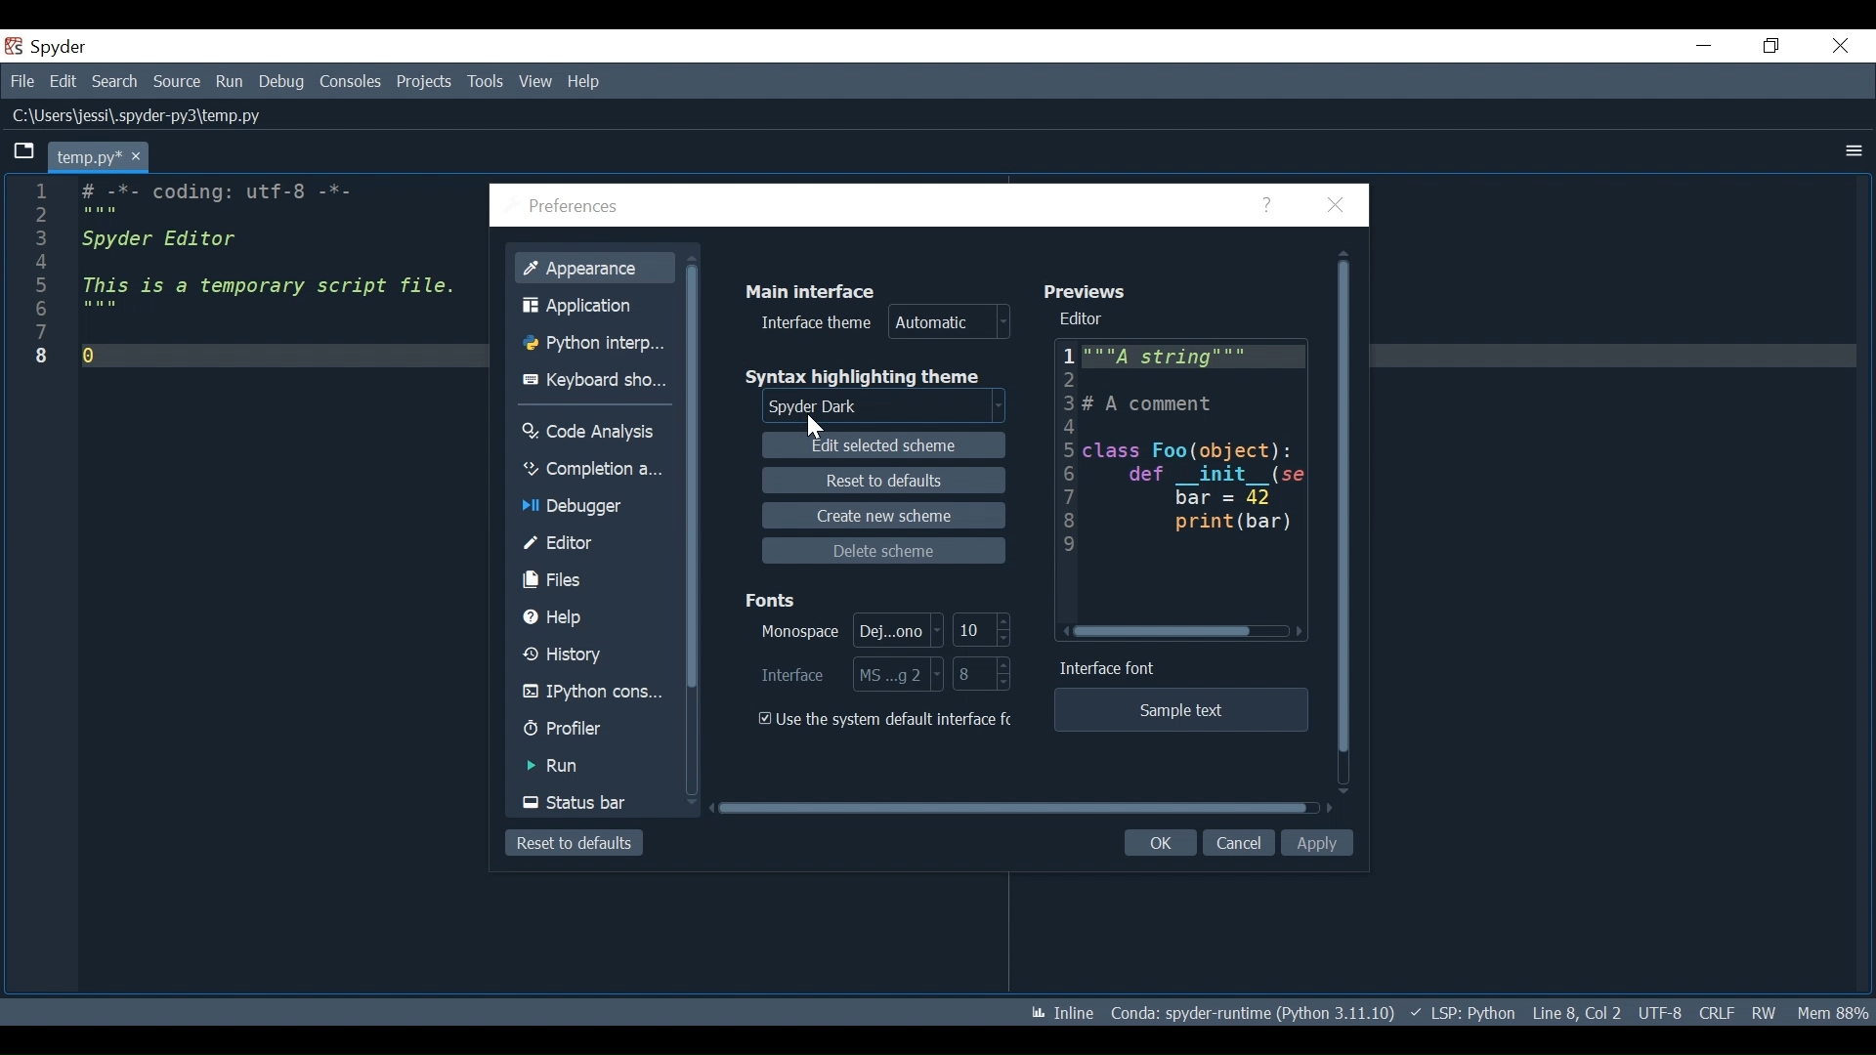 The width and height of the screenshot is (1876, 1055). I want to click on Completion Analysis, so click(595, 470).